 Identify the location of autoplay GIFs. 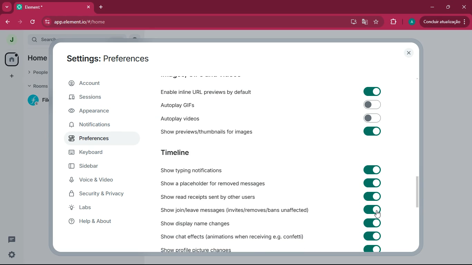
(193, 105).